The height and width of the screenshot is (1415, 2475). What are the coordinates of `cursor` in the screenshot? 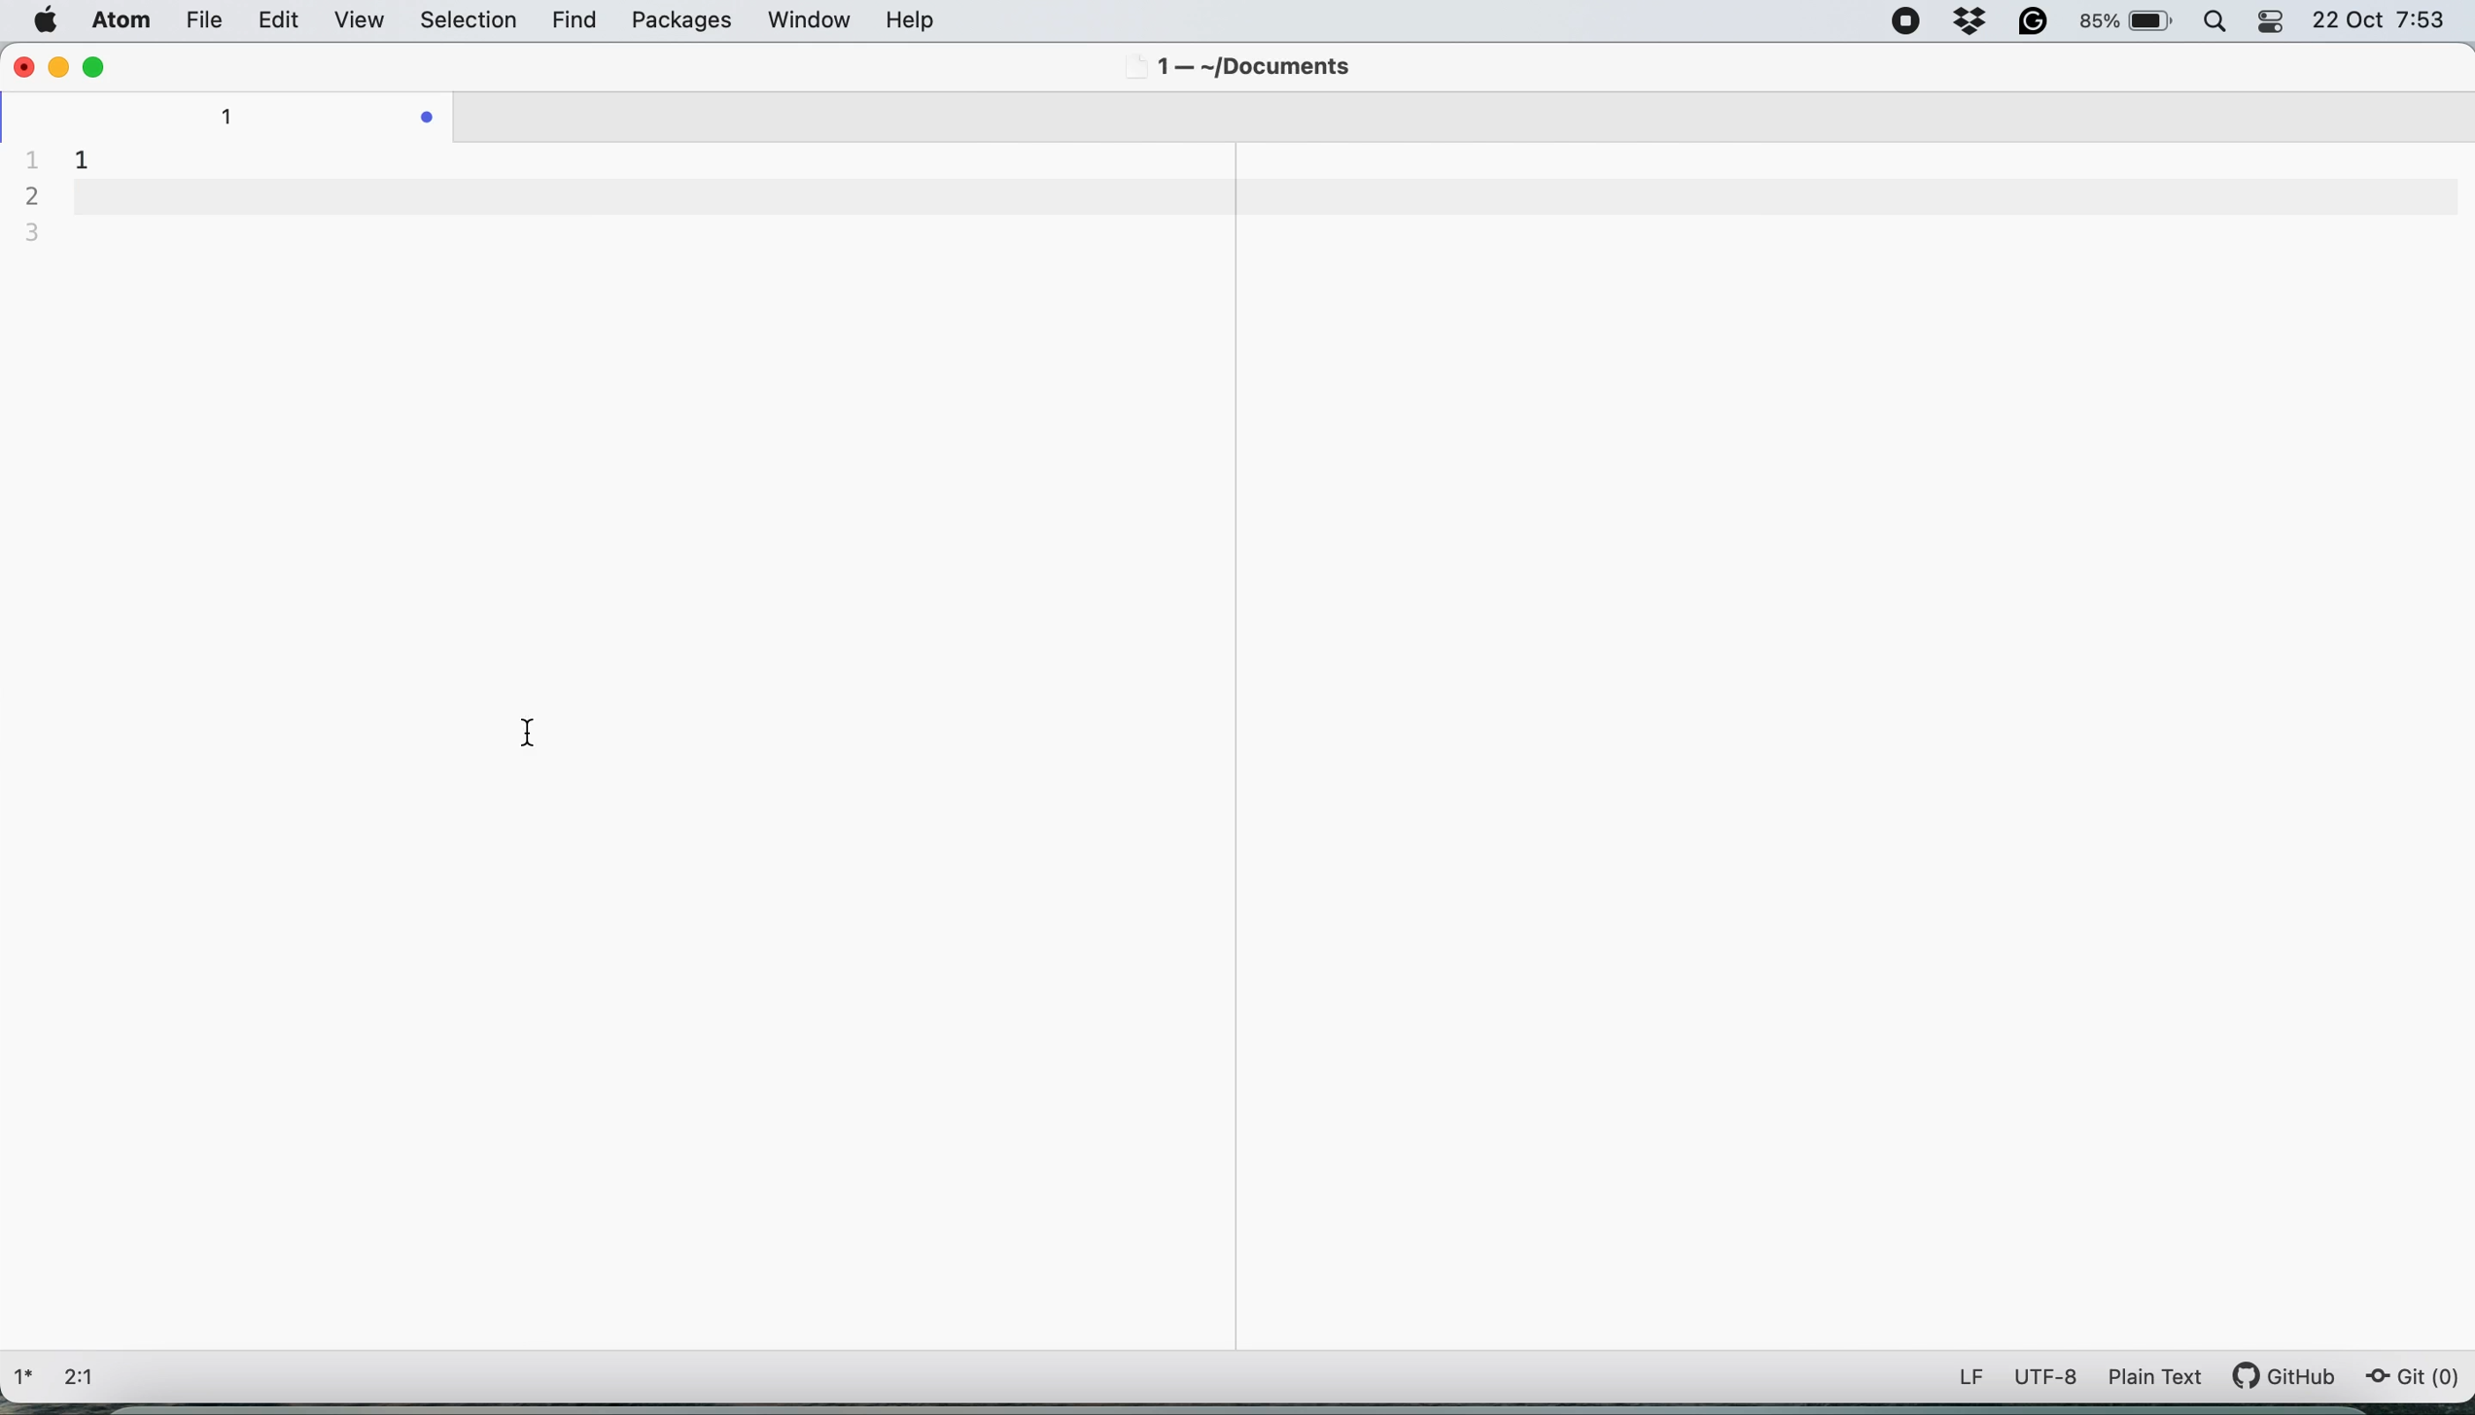 It's located at (527, 731).